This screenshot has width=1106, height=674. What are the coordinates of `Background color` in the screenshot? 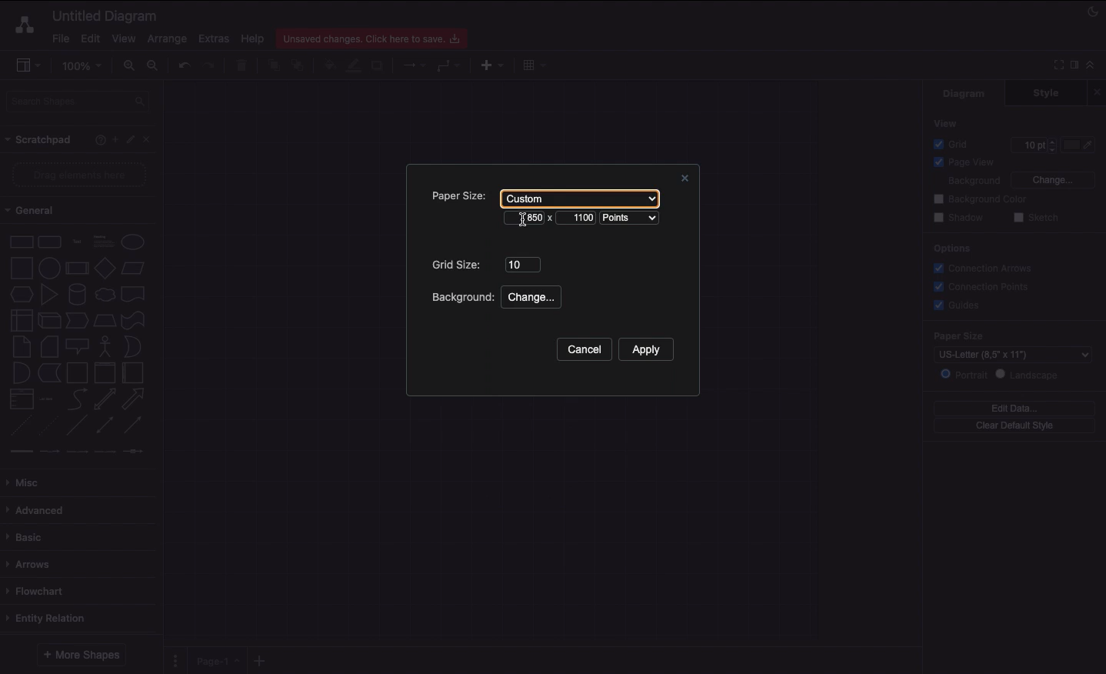 It's located at (982, 199).